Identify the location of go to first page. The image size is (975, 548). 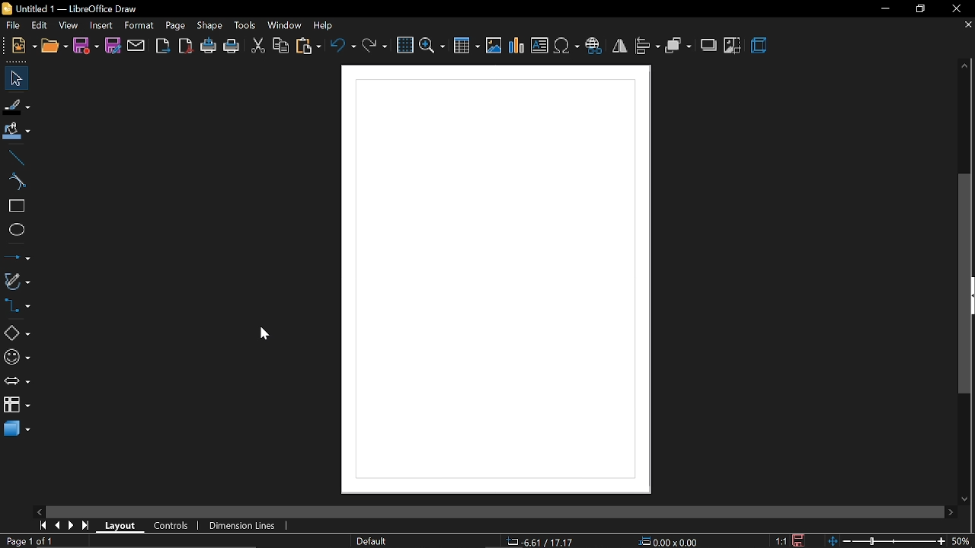
(42, 525).